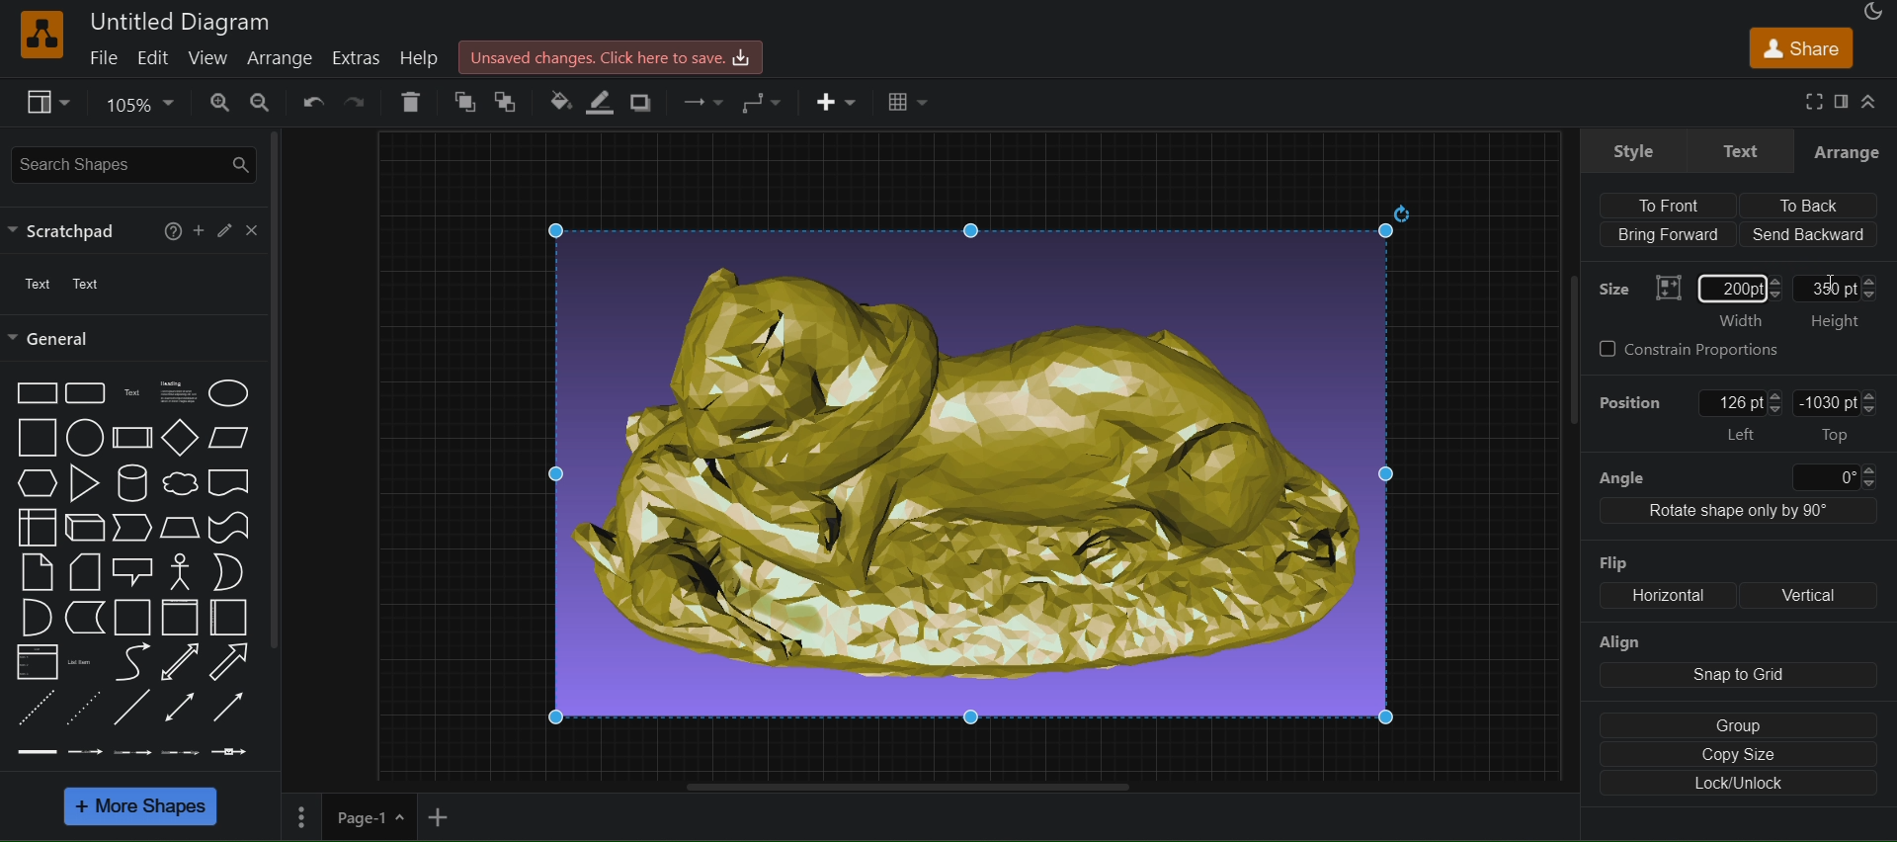 This screenshot has width=1897, height=842. I want to click on Bring Forward (align), so click(1668, 235).